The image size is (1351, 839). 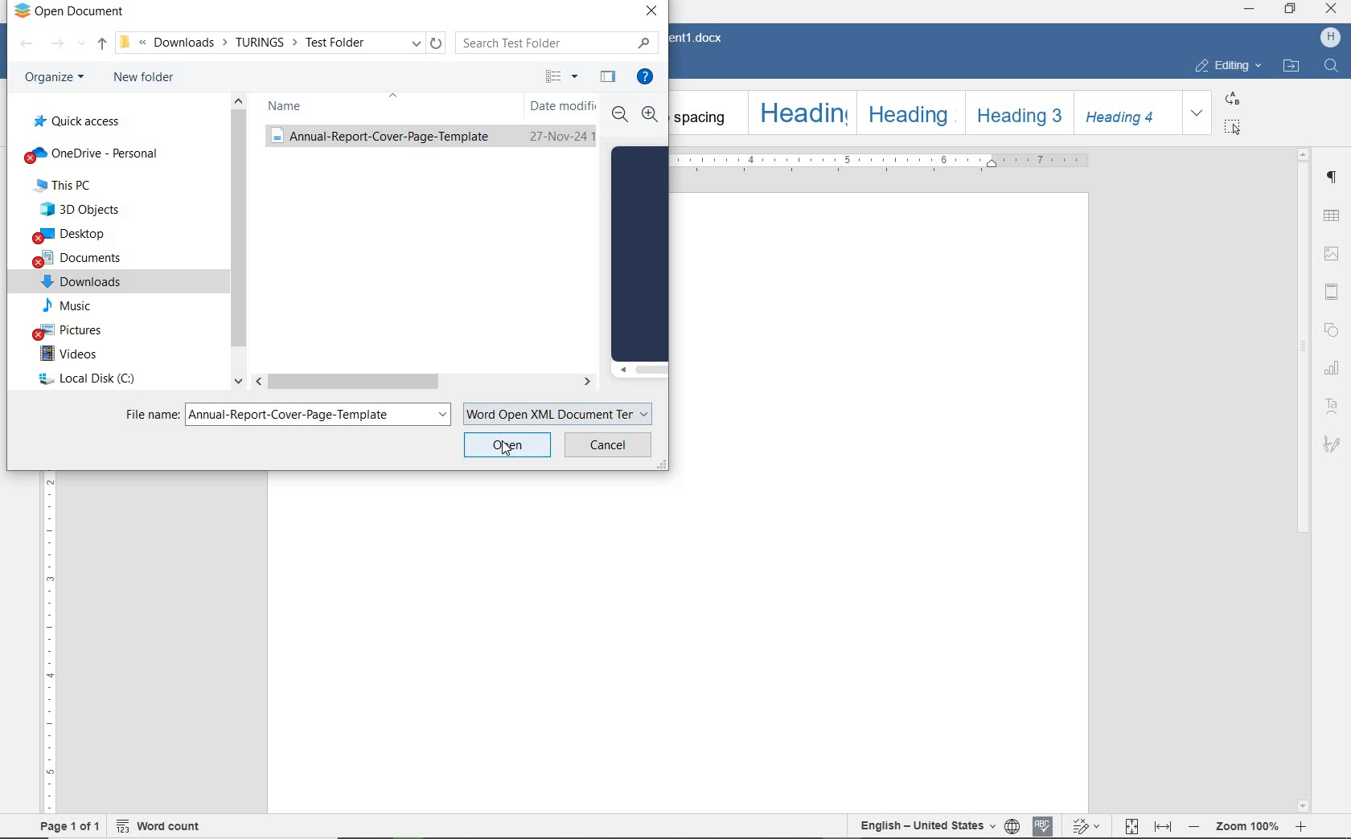 I want to click on cursor, so click(x=511, y=449).